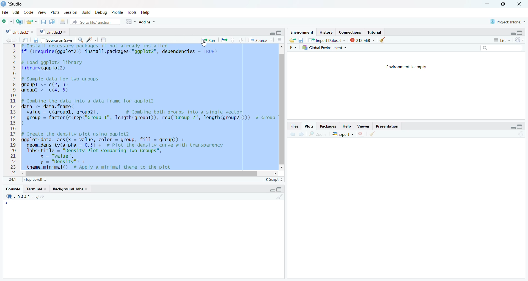 The image size is (528, 281). I want to click on arrows, so click(223, 40).